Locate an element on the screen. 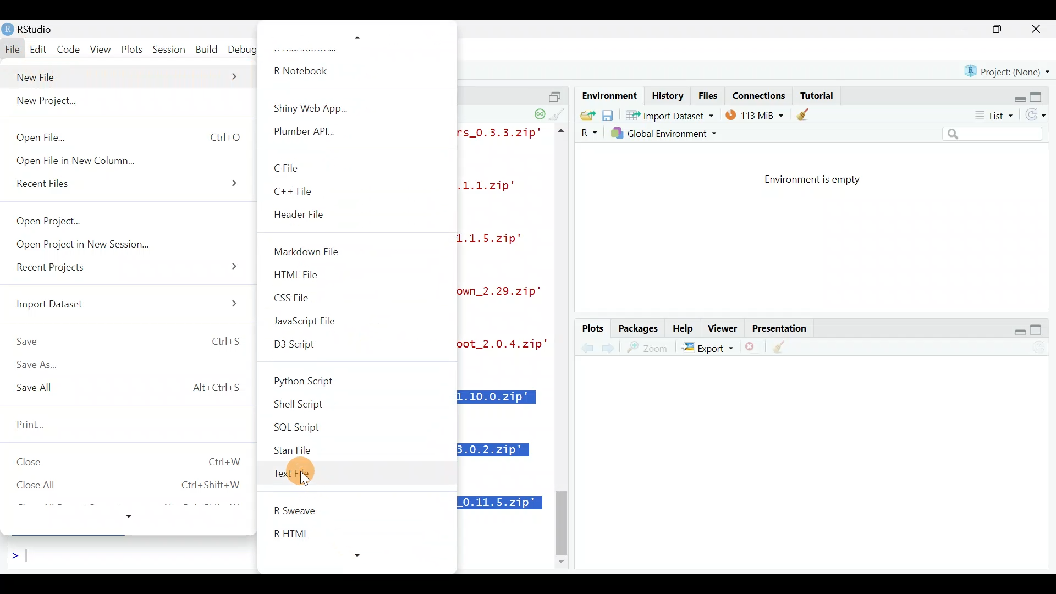 This screenshot has width=1056, height=594. Markdown File is located at coordinates (315, 251).